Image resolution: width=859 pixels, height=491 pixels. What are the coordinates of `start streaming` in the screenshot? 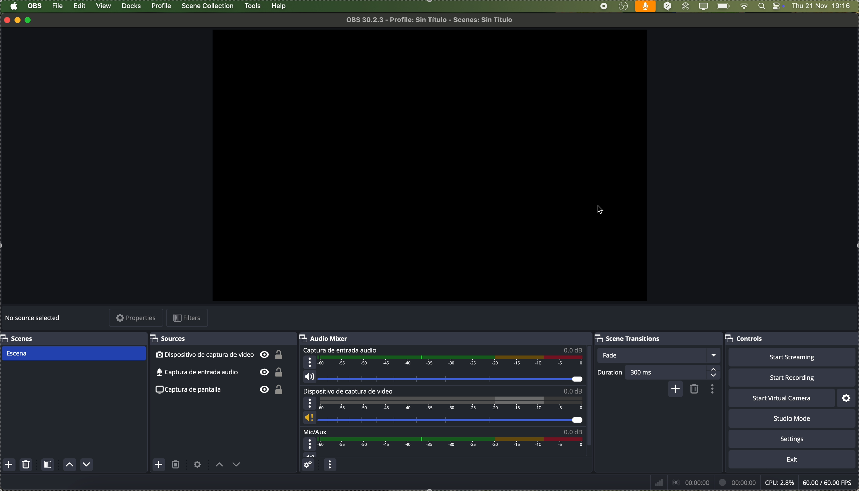 It's located at (792, 357).